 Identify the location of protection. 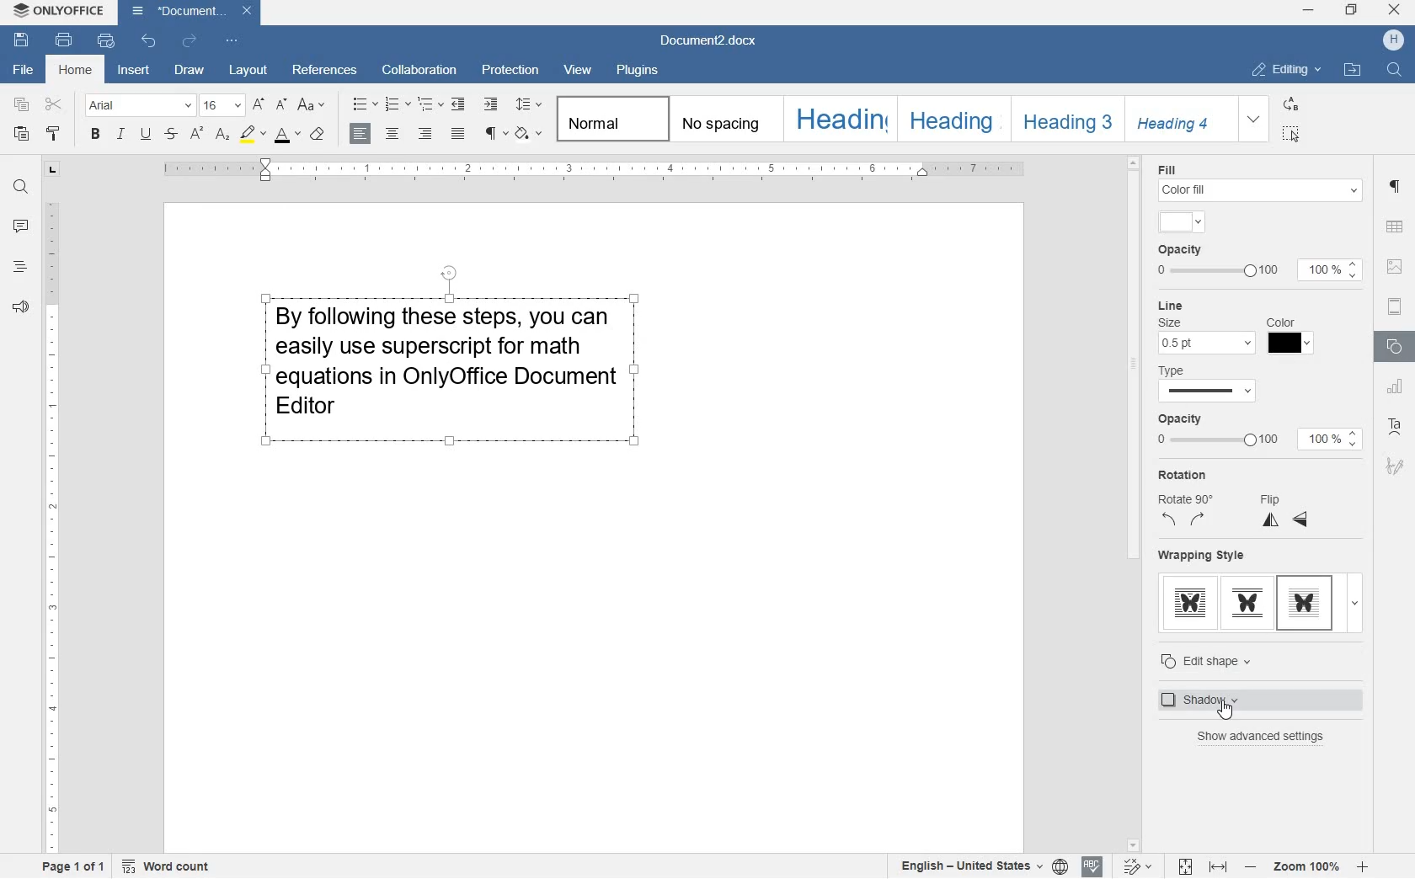
(511, 68).